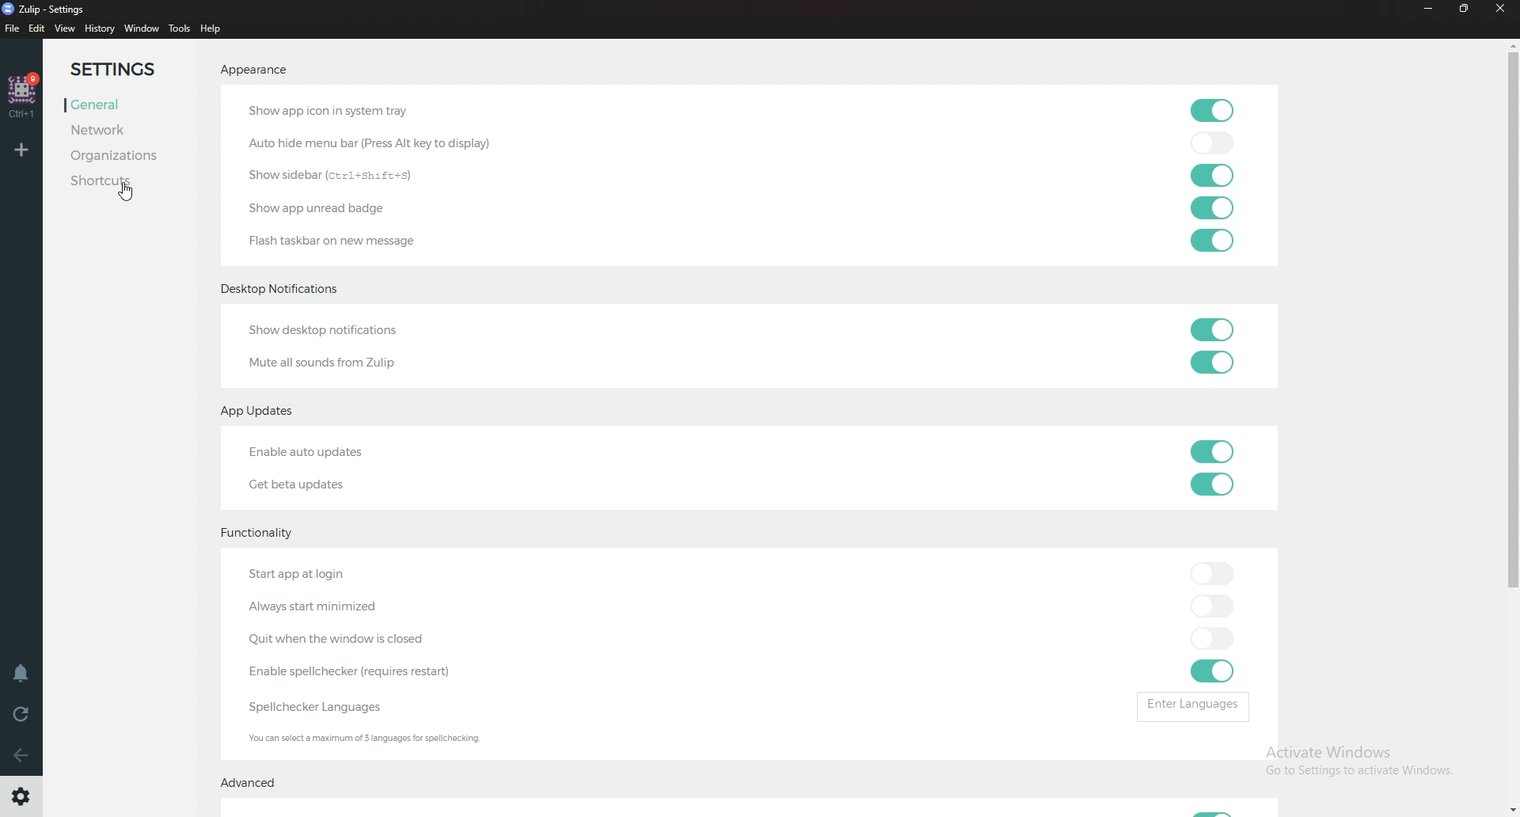 Image resolution: width=1520 pixels, height=817 pixels. Describe the element at coordinates (1210, 608) in the screenshot. I see `toggle` at that location.